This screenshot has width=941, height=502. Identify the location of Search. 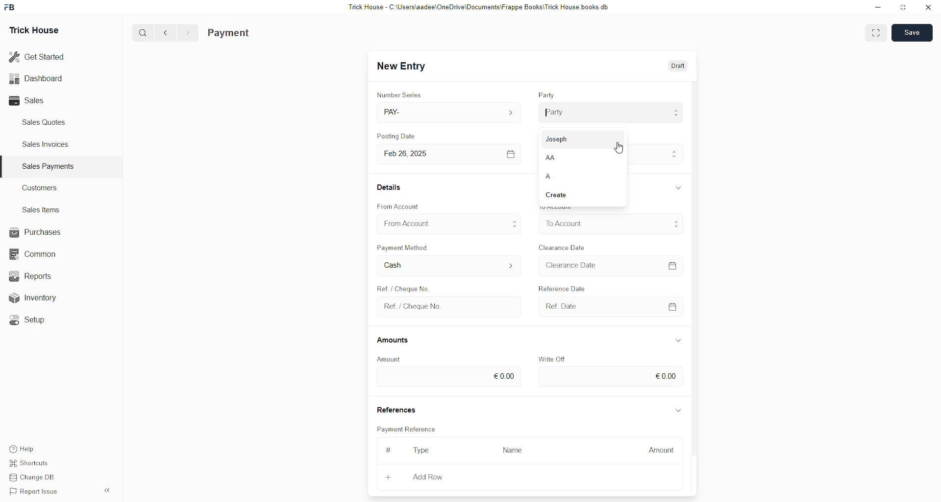
(143, 32).